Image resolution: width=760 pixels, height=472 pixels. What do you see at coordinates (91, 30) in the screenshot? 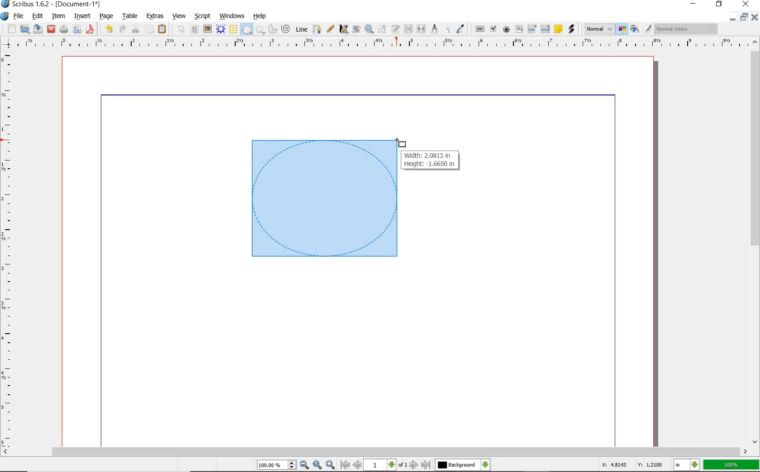
I see `SAVE AS PDF` at bounding box center [91, 30].